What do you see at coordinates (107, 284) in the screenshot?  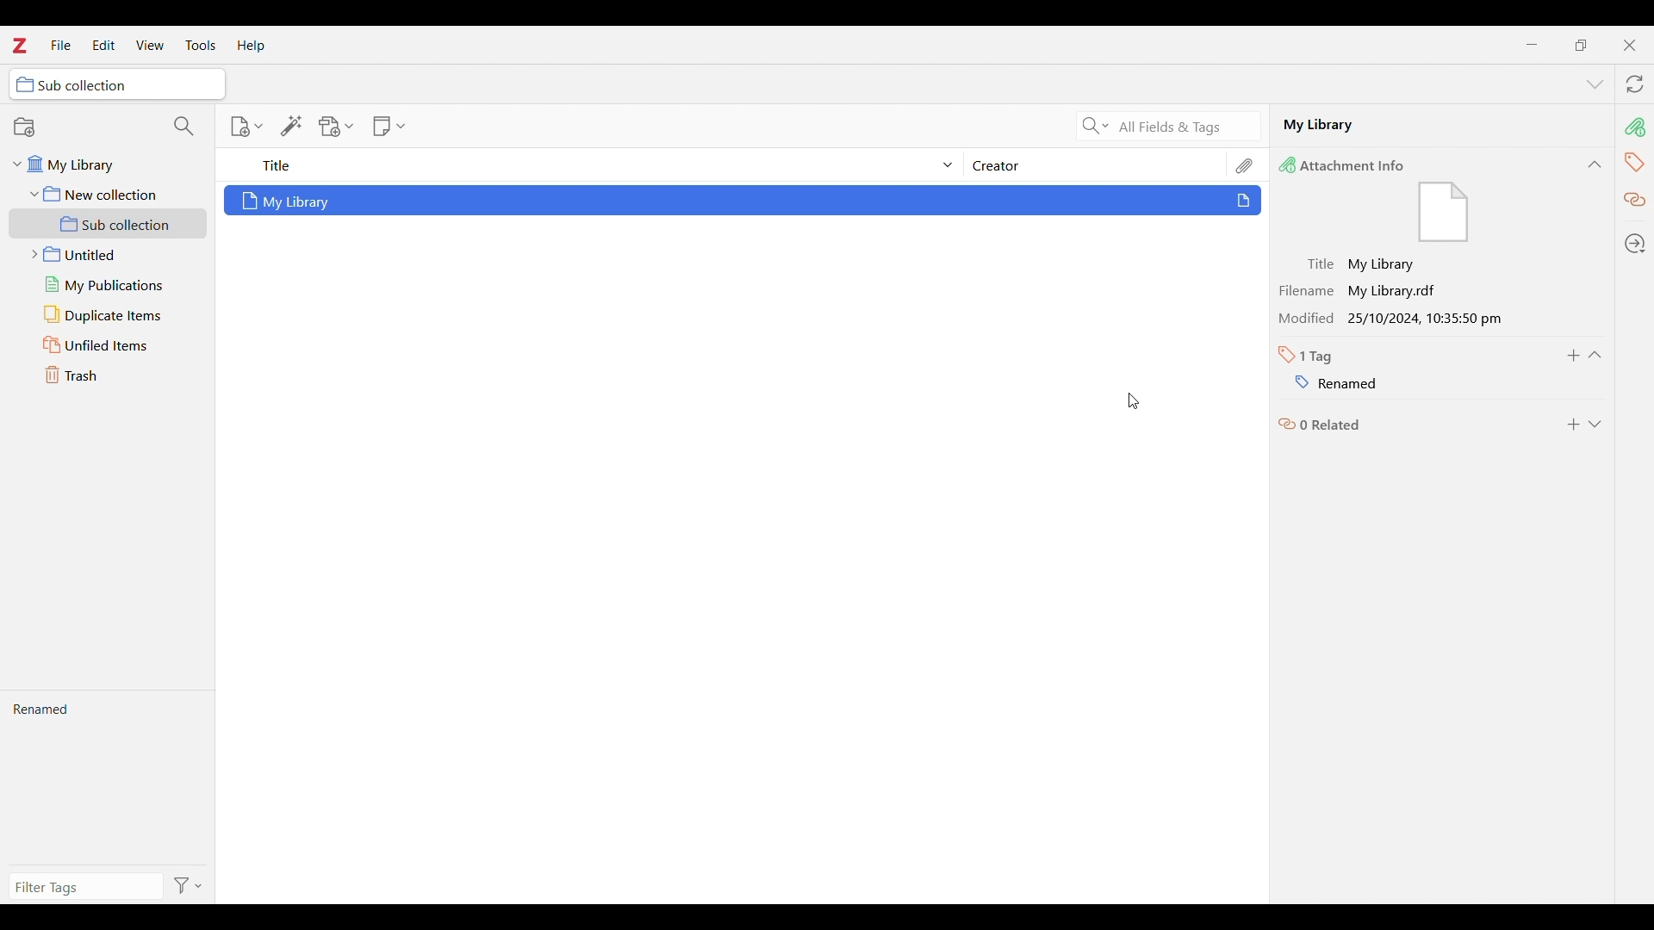 I see `My publications folder` at bounding box center [107, 284].